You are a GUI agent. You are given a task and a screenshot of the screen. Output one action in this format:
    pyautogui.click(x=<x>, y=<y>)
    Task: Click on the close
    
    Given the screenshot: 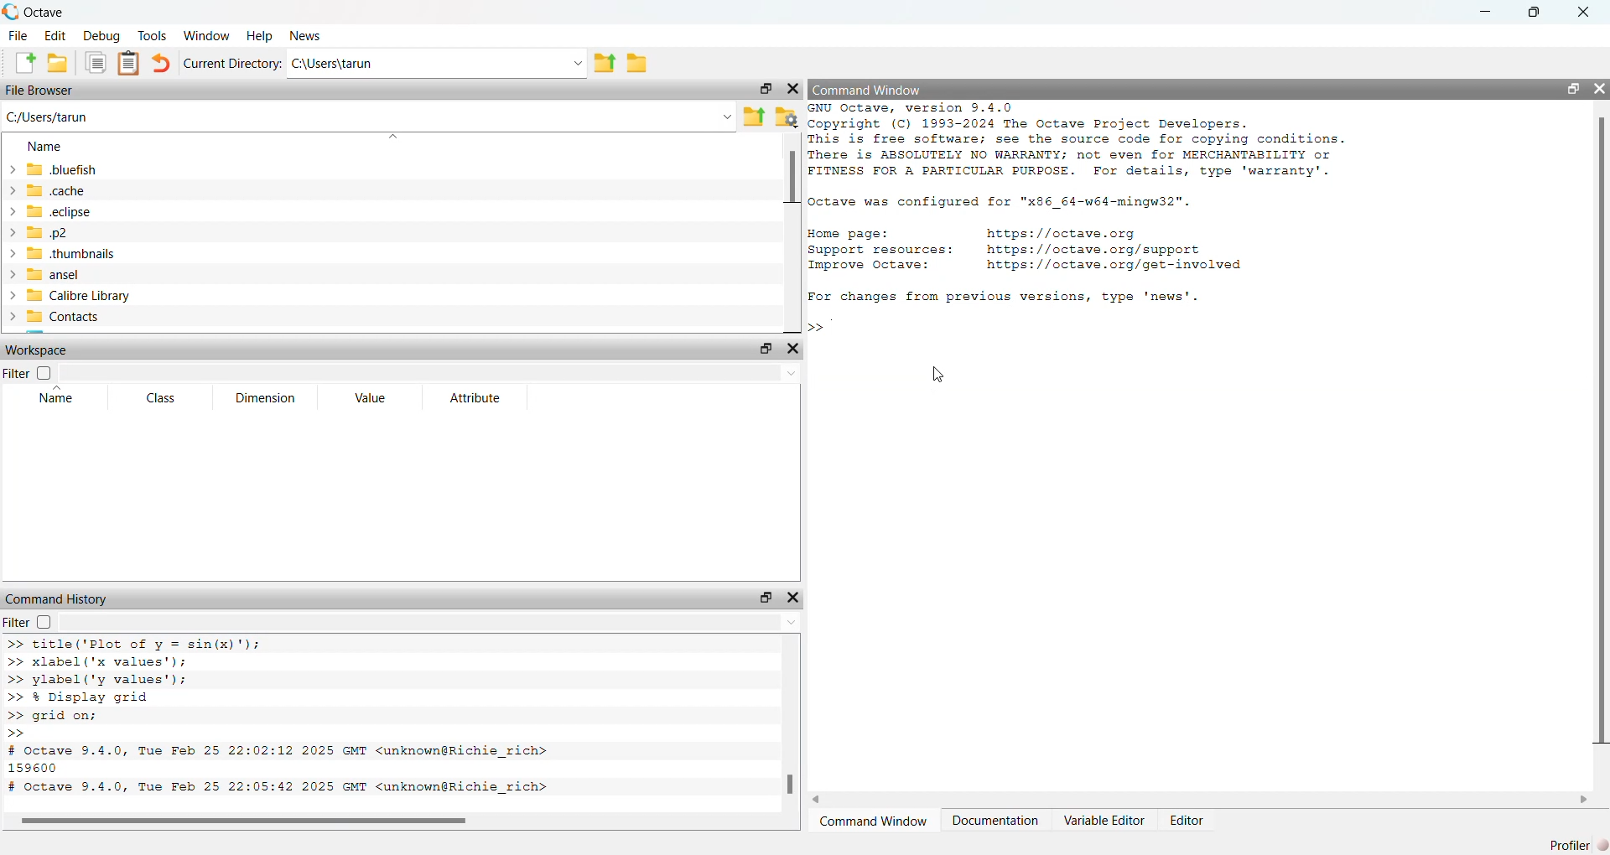 What is the action you would take?
    pyautogui.click(x=1599, y=89)
    